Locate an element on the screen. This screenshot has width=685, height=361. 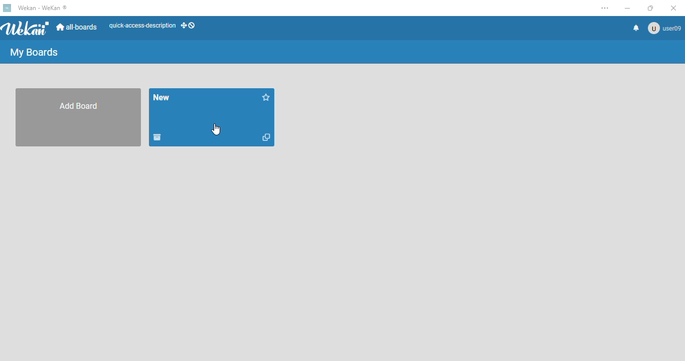
my boards is located at coordinates (34, 53).